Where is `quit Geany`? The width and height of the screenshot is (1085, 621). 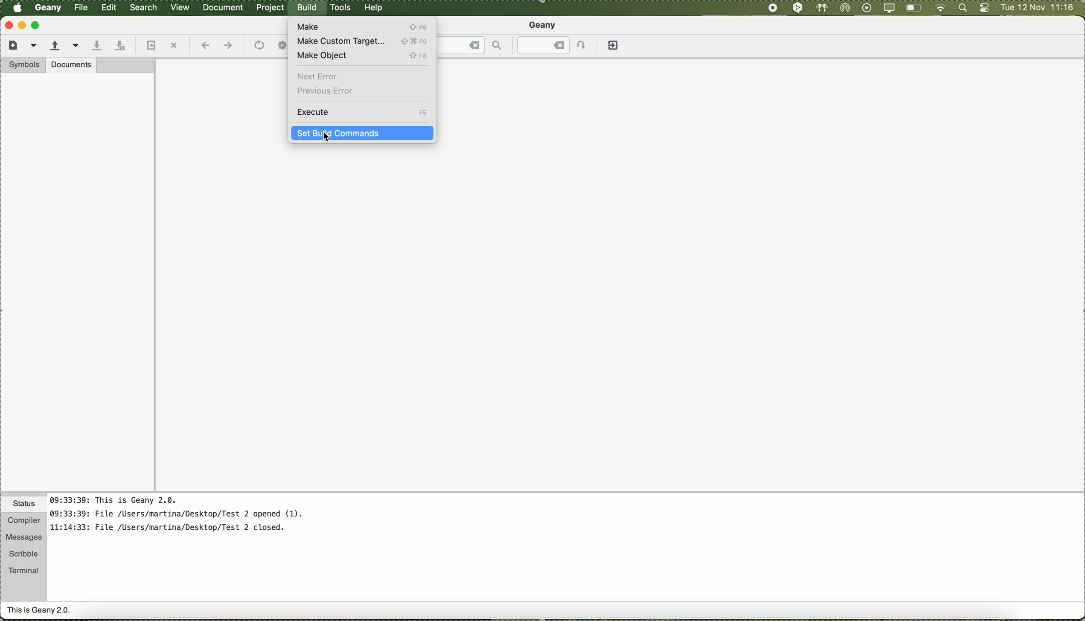 quit Geany is located at coordinates (614, 47).